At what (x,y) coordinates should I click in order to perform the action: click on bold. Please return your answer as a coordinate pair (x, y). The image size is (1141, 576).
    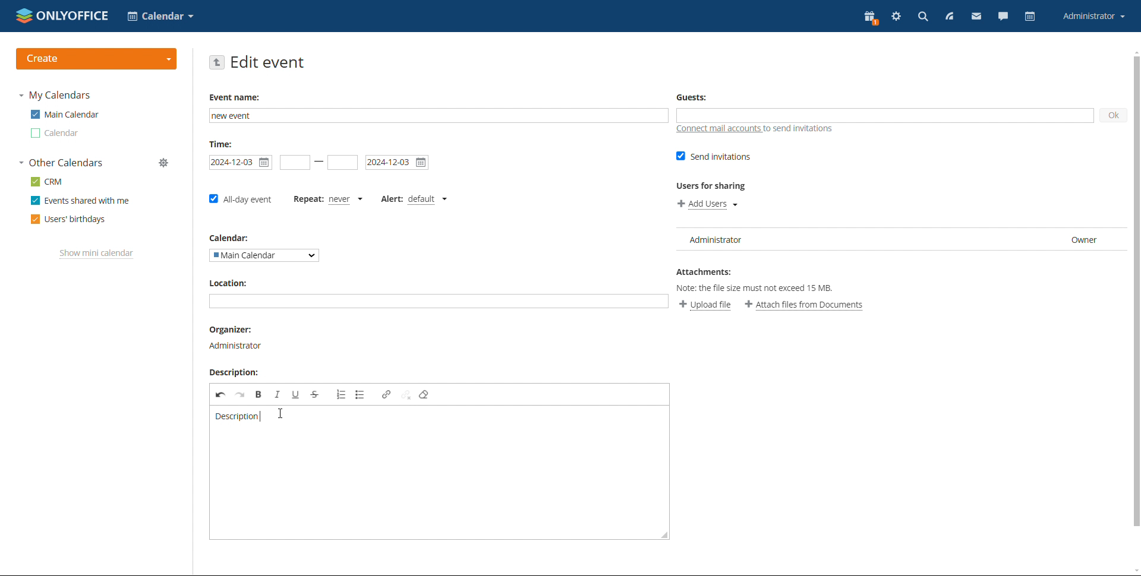
    Looking at the image, I should click on (259, 394).